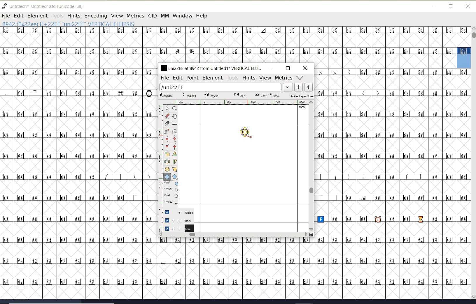 This screenshot has height=304, width=476. Describe the element at coordinates (152, 16) in the screenshot. I see `CID` at that location.